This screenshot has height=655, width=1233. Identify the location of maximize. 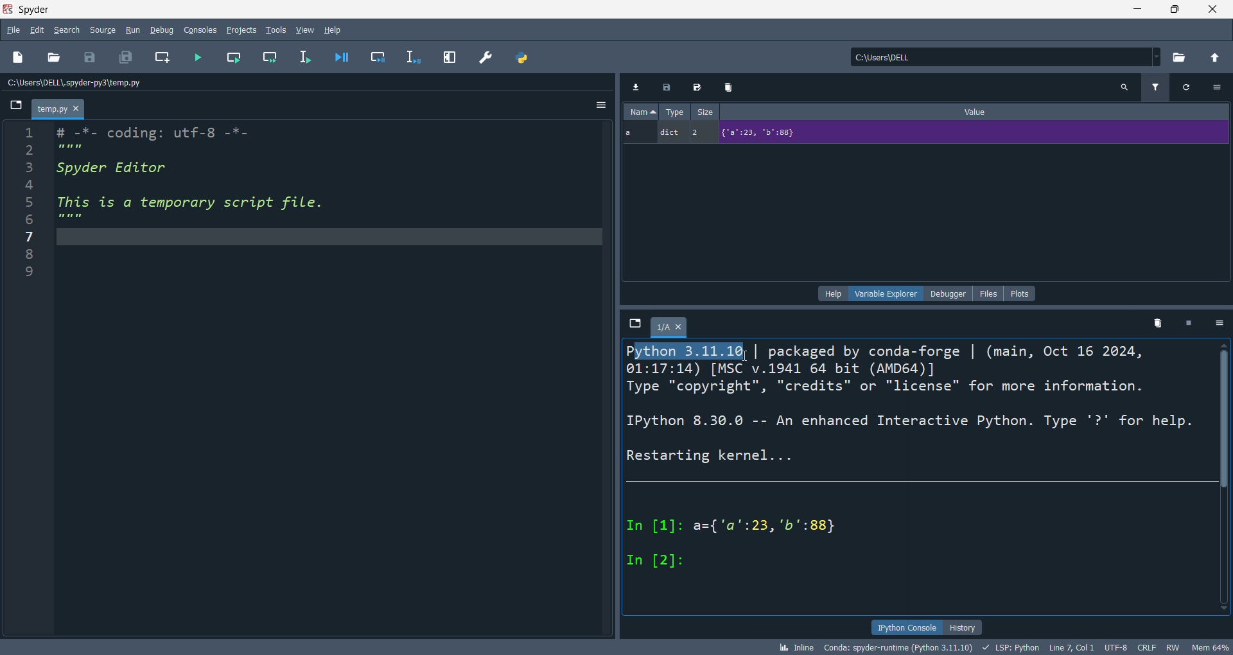
(1169, 10).